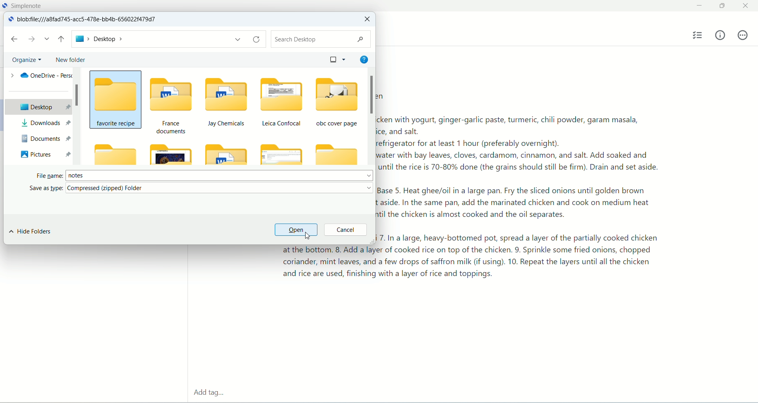 Image resolution: width=758 pixels, height=403 pixels. Describe the element at coordinates (202, 188) in the screenshot. I see `save as type` at that location.